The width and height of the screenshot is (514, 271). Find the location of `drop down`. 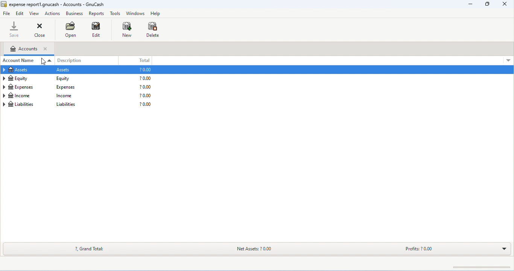

drop down is located at coordinates (502, 249).